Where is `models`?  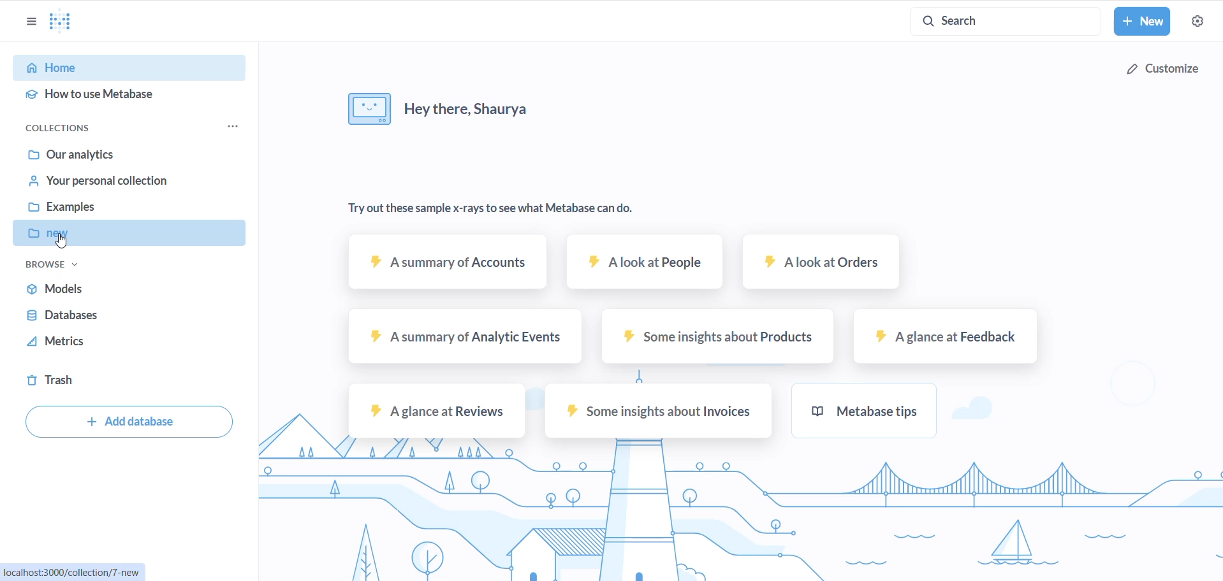 models is located at coordinates (105, 288).